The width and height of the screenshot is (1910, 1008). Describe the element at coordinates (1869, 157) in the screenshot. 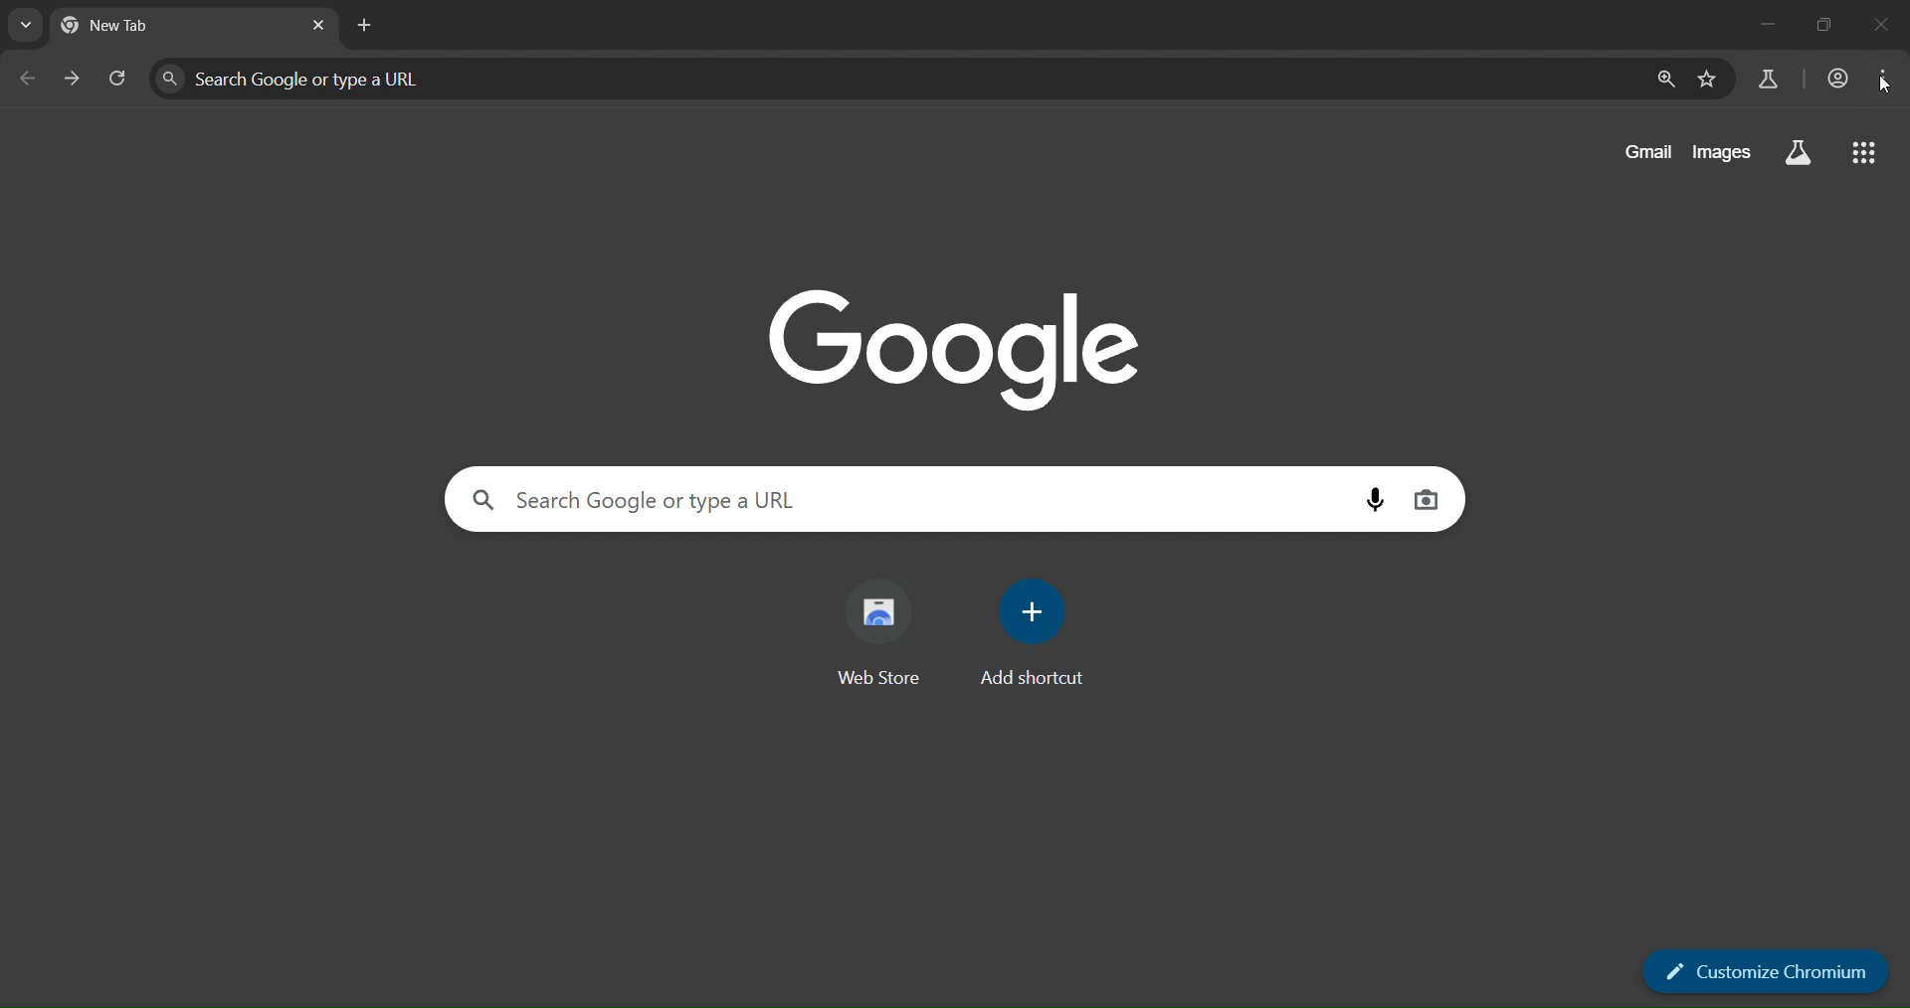

I see `google search` at that location.